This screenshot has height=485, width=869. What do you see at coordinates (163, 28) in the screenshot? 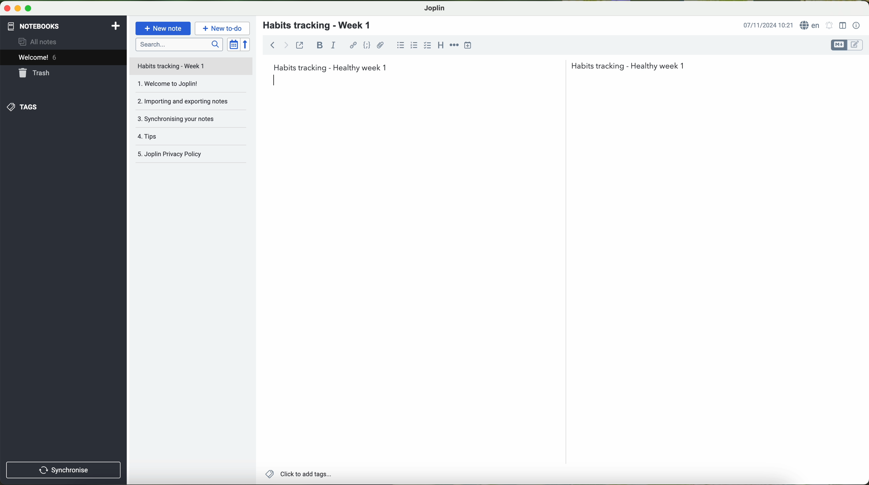
I see `new note button` at bounding box center [163, 28].